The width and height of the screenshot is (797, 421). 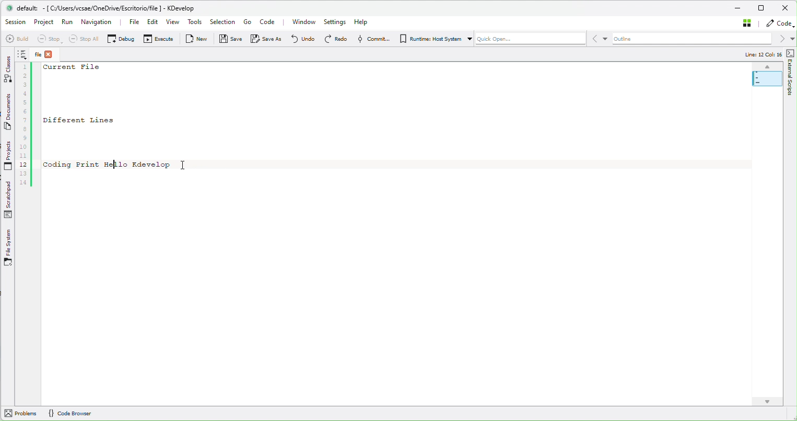 I want to click on Undo, so click(x=299, y=39).